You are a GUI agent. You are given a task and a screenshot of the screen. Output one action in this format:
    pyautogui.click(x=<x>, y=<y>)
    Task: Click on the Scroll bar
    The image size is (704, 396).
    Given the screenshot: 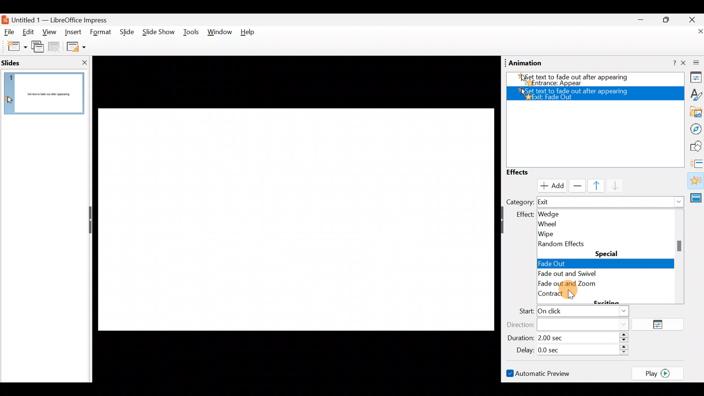 What is the action you would take?
    pyautogui.click(x=291, y=379)
    